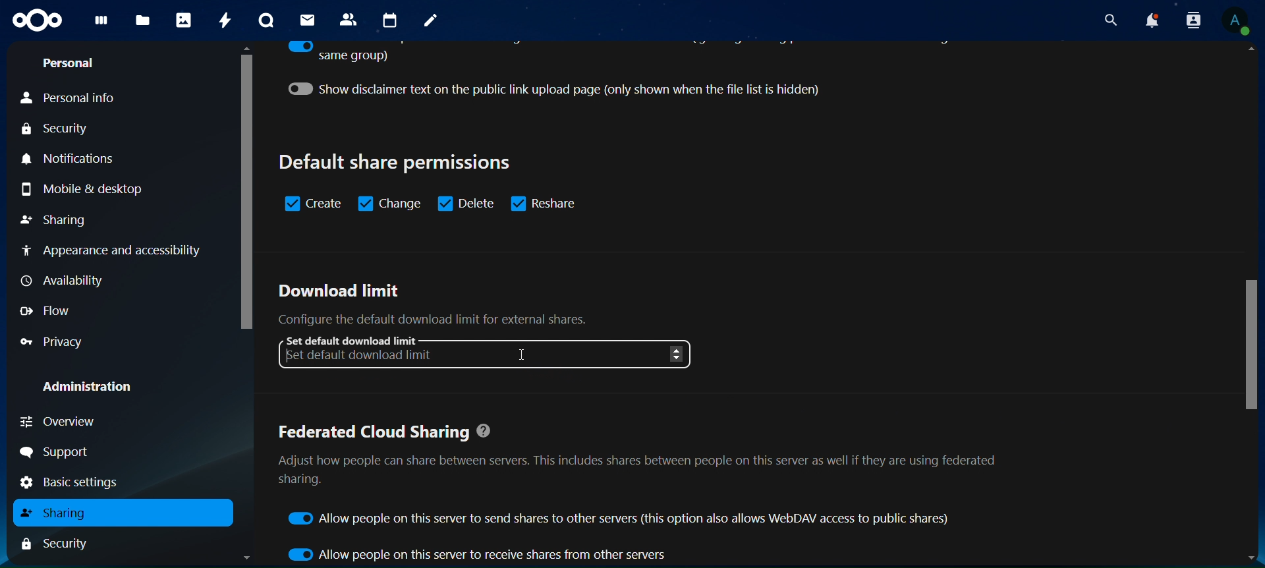  What do you see at coordinates (351, 19) in the screenshot?
I see `contacts` at bounding box center [351, 19].